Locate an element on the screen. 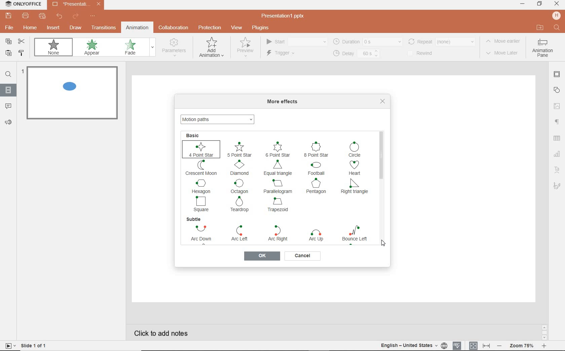 The height and width of the screenshot is (351, 565). animation is located at coordinates (137, 27).